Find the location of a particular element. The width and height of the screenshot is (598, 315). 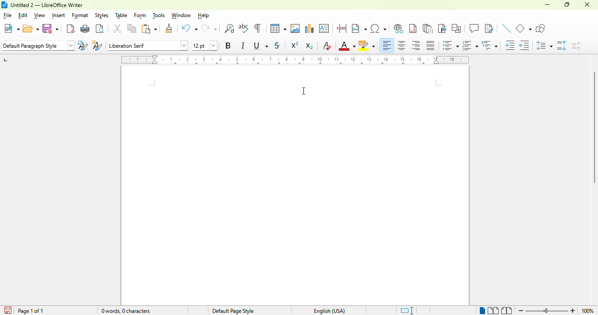

redo is located at coordinates (209, 28).